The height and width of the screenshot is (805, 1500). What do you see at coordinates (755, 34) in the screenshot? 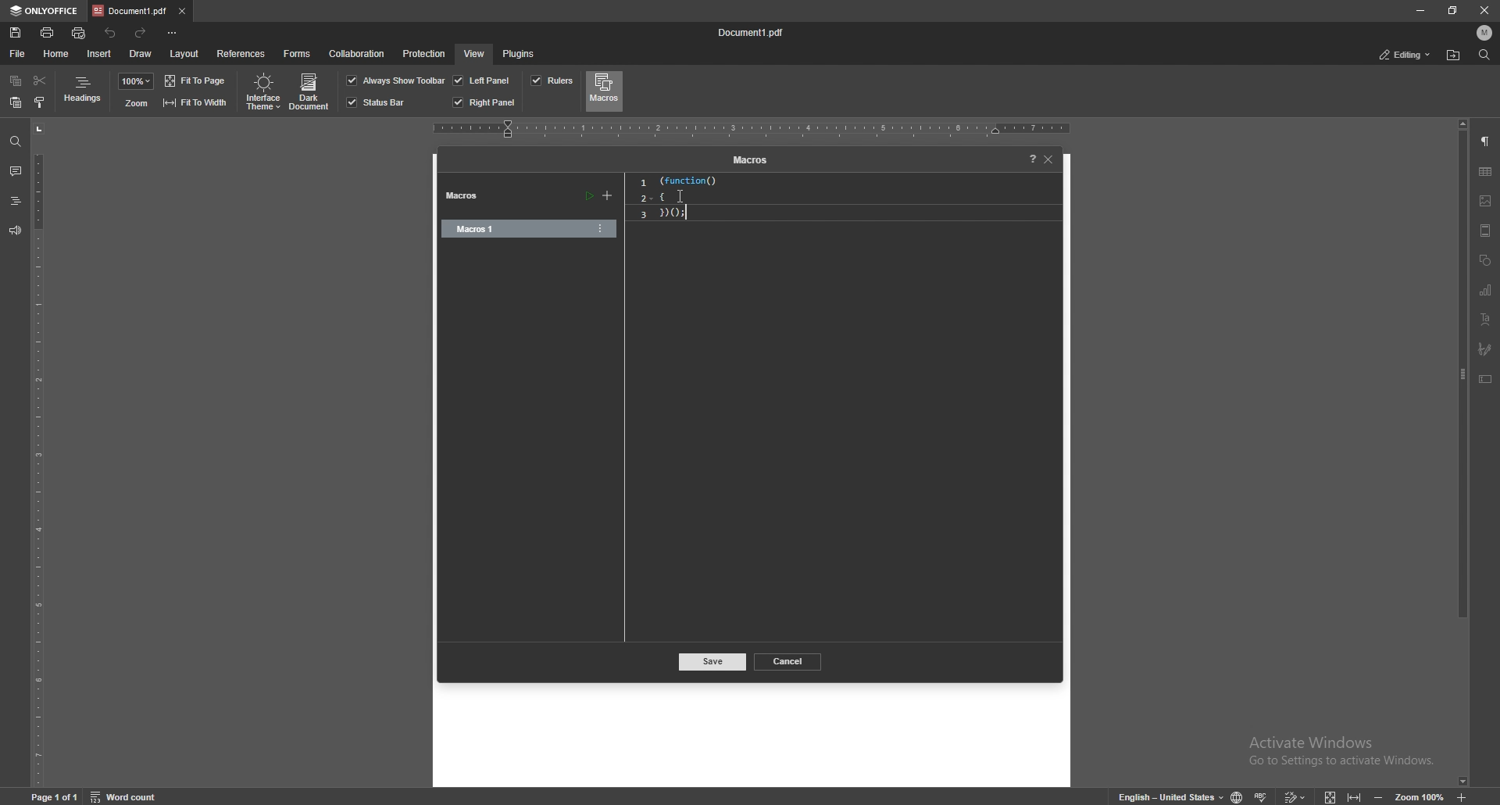
I see `file name` at bounding box center [755, 34].